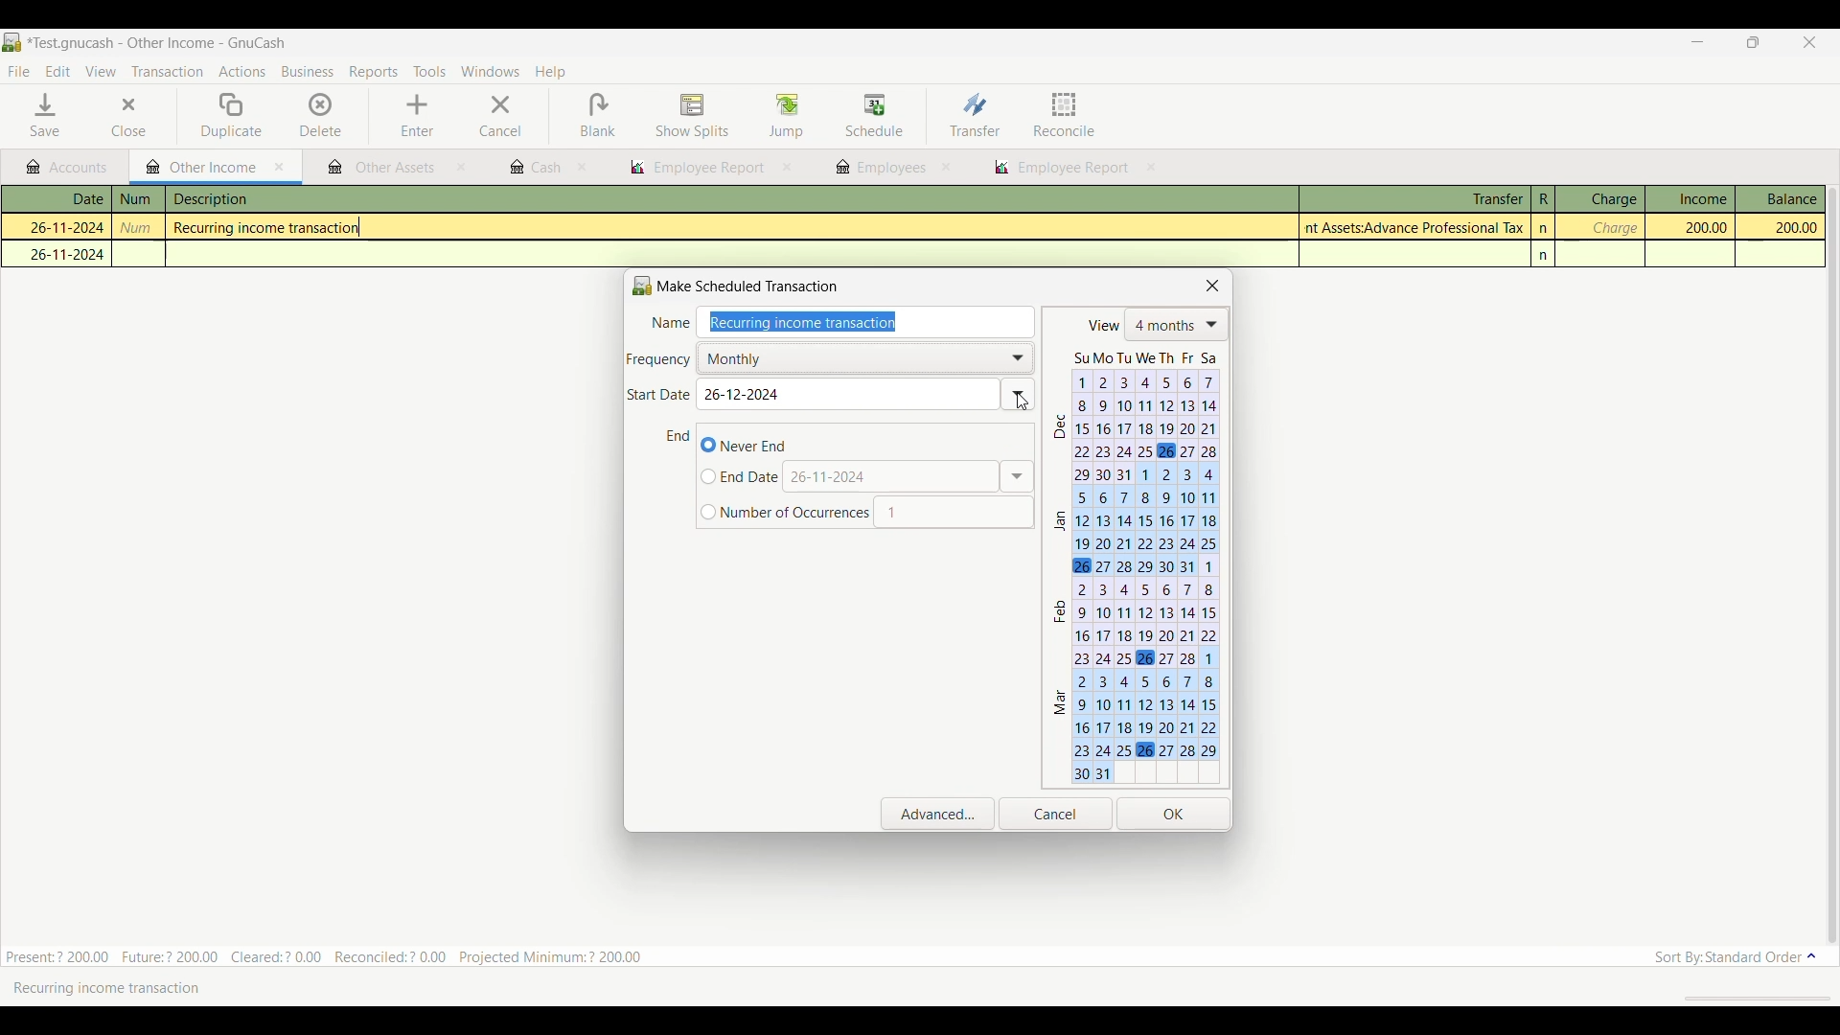  What do you see at coordinates (1177, 325) in the screenshot?
I see `List of number of months shows in calendar below` at bounding box center [1177, 325].